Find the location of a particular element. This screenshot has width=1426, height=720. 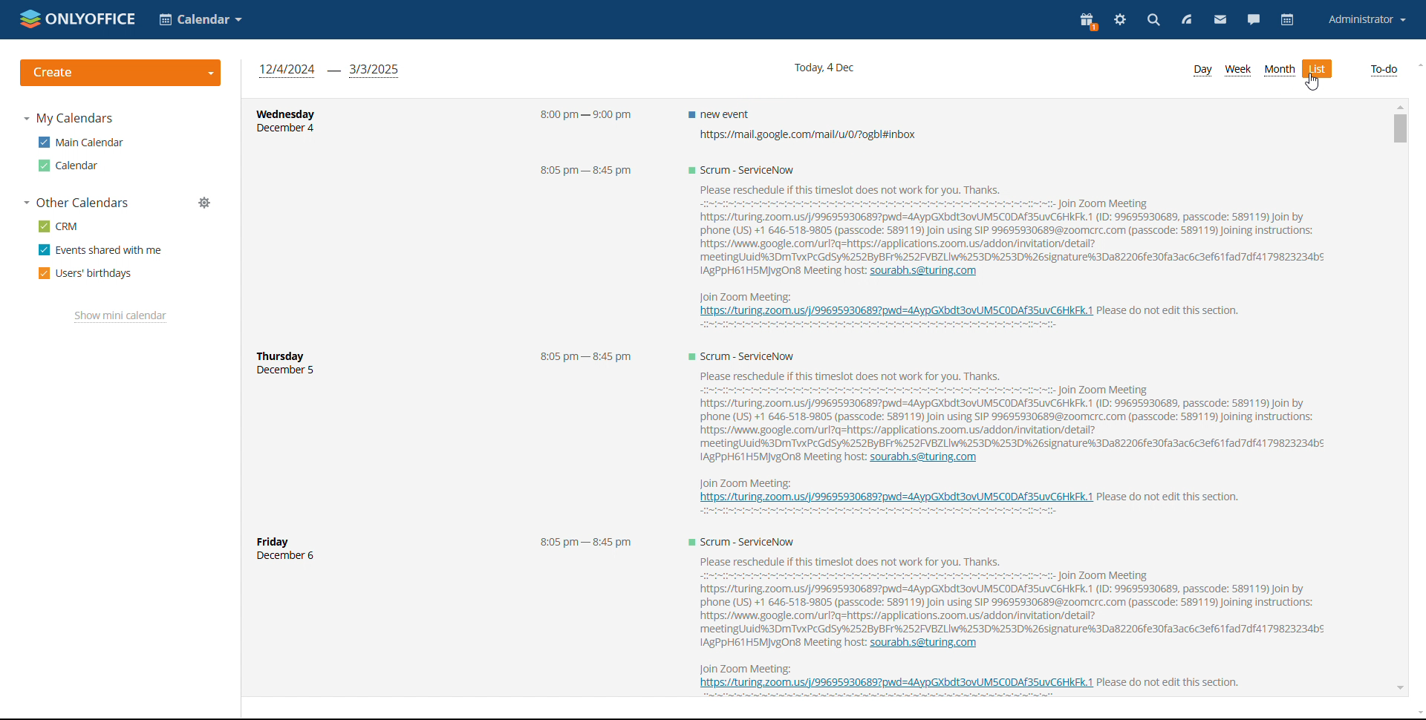

my calendars is located at coordinates (69, 119).